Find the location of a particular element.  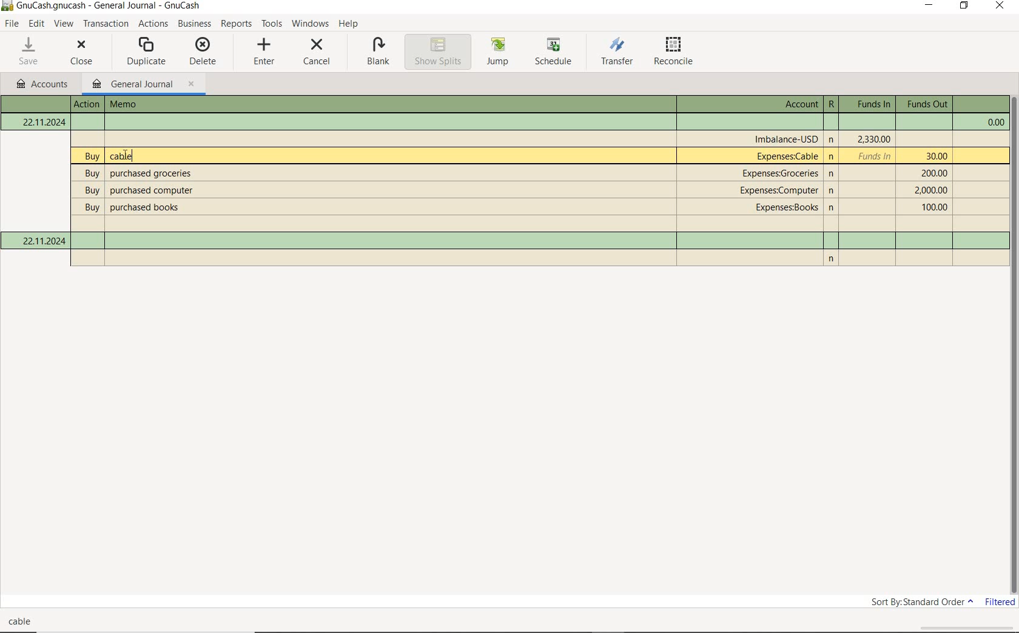

WINDOWS is located at coordinates (311, 24).